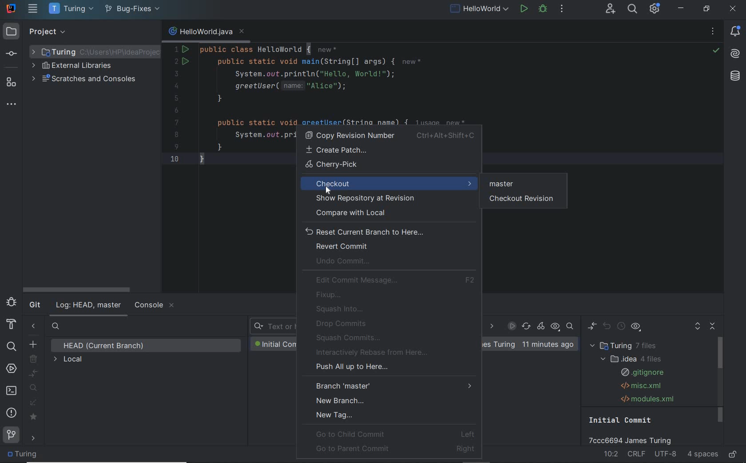 The height and width of the screenshot is (463, 746). I want to click on indent, so click(702, 455).